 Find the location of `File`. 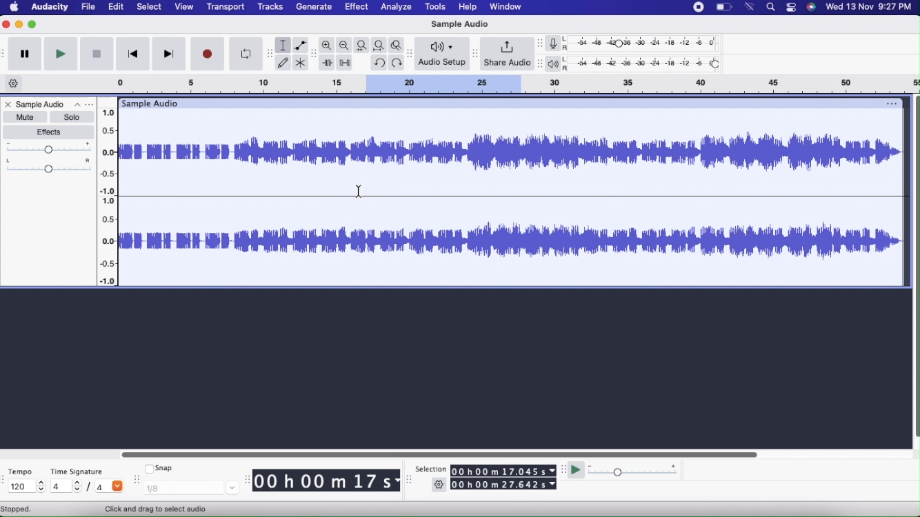

File is located at coordinates (86, 6).